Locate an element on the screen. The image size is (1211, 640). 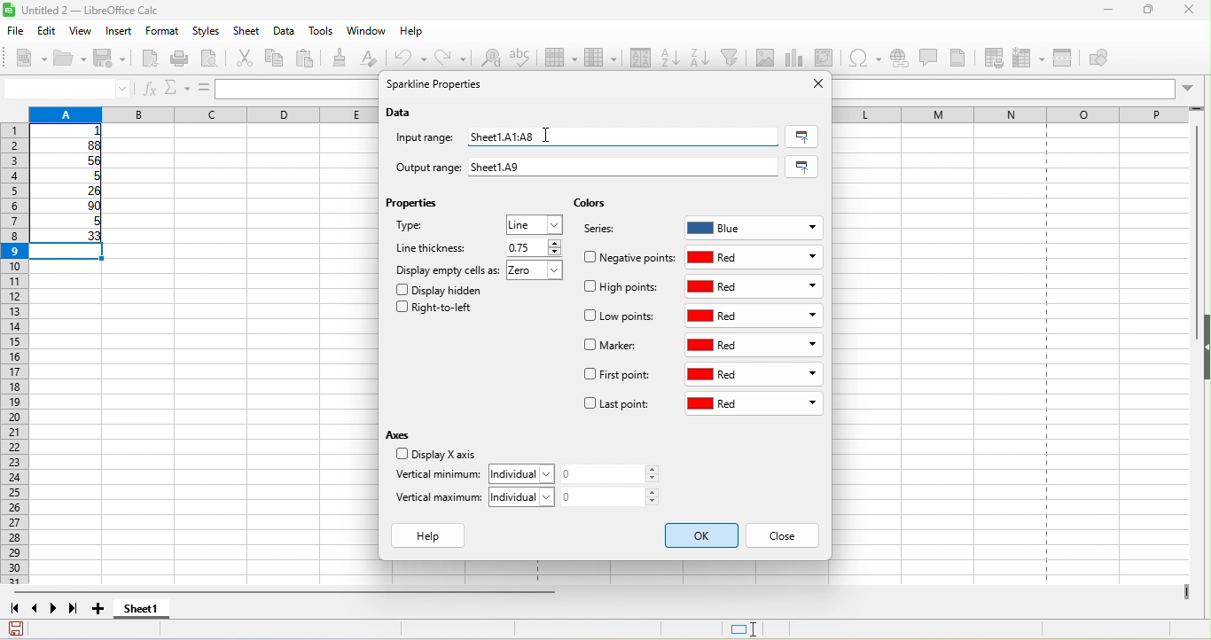
sheet 1 a1:a8 is located at coordinates (625, 137).